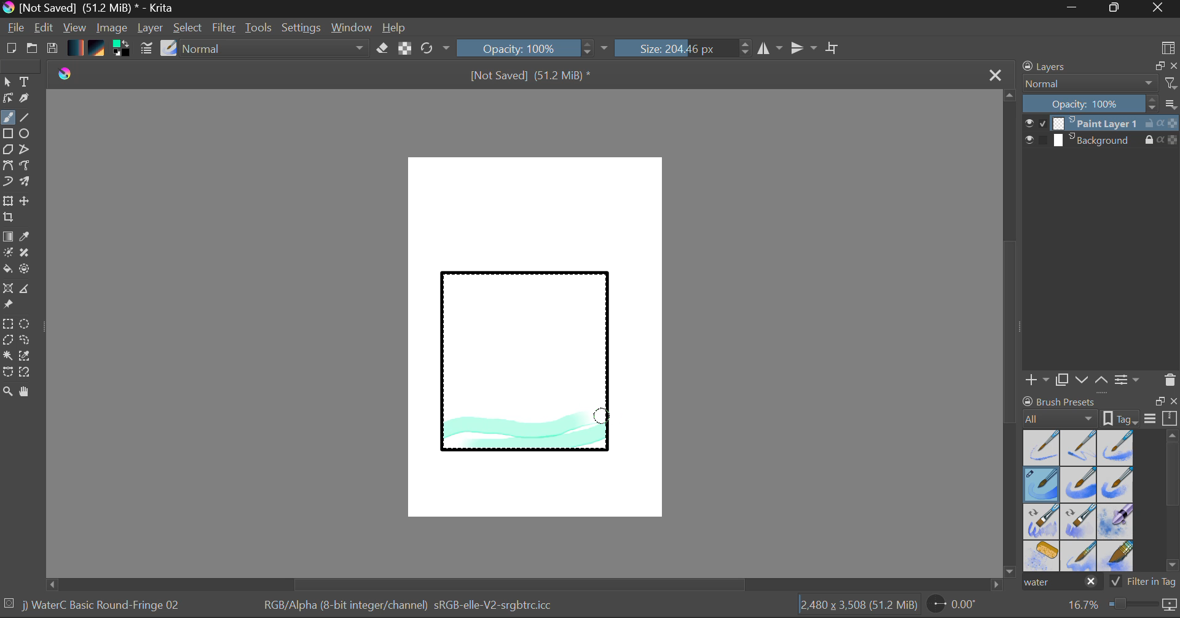 This screenshot has height=618, width=1180. Describe the element at coordinates (25, 342) in the screenshot. I see `Freehand Selection` at that location.